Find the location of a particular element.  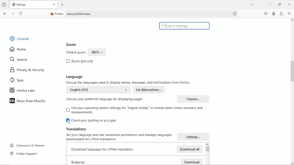

scroll up is located at coordinates (207, 144).